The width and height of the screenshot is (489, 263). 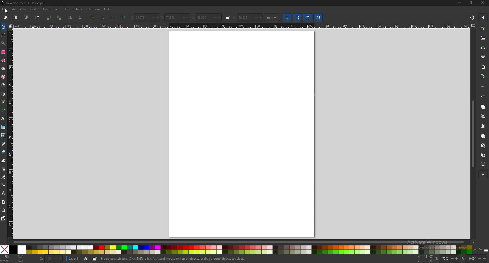 What do you see at coordinates (483, 164) in the screenshot?
I see `zoom centre page` at bounding box center [483, 164].